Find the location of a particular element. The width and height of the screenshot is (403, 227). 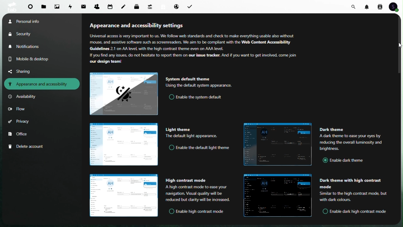

availability is located at coordinates (24, 97).